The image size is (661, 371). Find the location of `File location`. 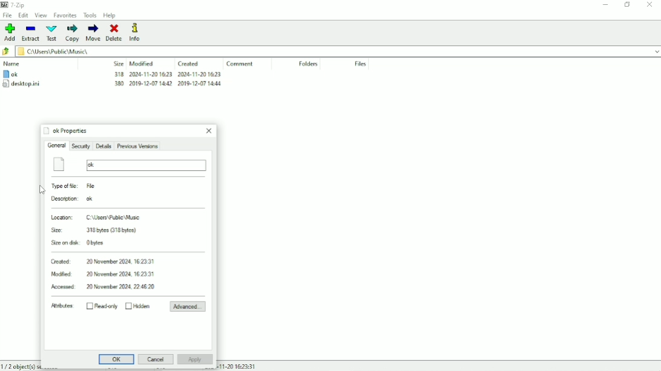

File location is located at coordinates (332, 51).